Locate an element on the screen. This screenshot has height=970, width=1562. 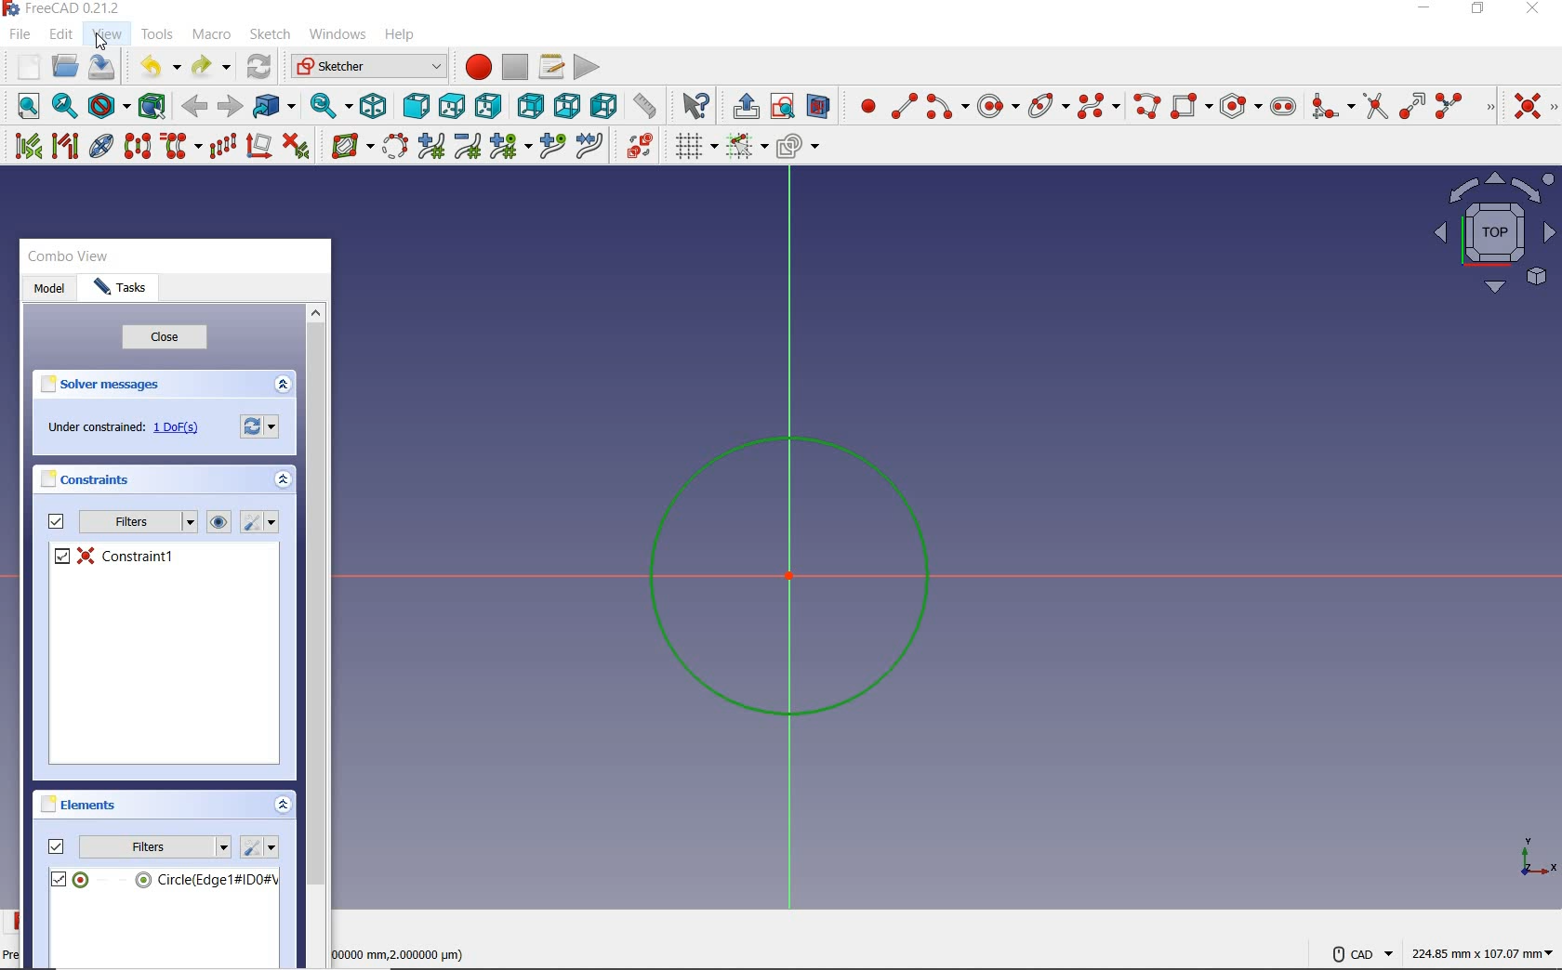
scrollbar is located at coordinates (319, 597).